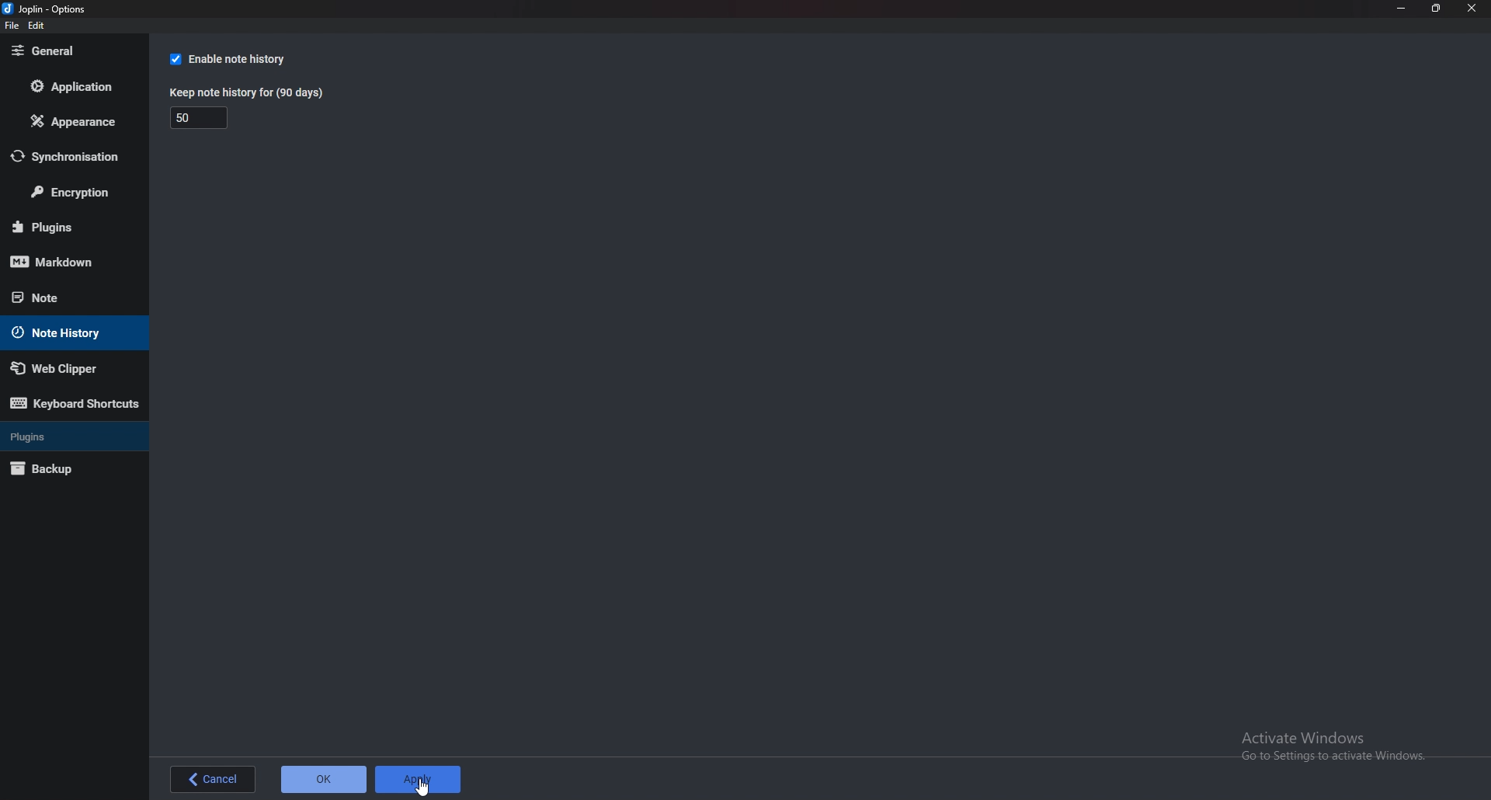  What do you see at coordinates (251, 93) in the screenshot?
I see `Keep note history for` at bounding box center [251, 93].